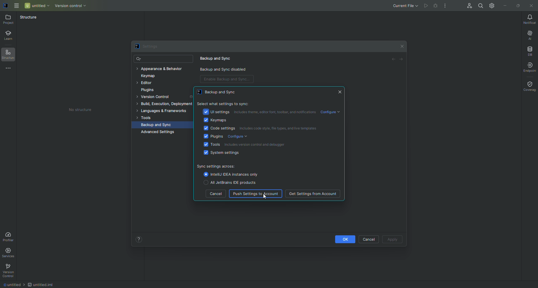 The height and width of the screenshot is (288, 538). Describe the element at coordinates (12, 285) in the screenshot. I see `Filename` at that location.